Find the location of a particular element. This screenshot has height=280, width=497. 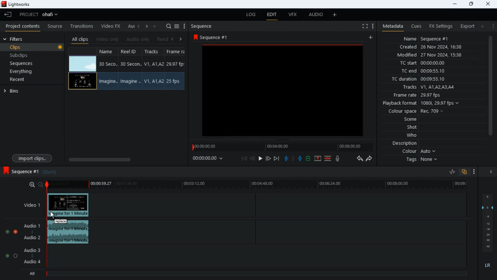

video fx is located at coordinates (111, 26).